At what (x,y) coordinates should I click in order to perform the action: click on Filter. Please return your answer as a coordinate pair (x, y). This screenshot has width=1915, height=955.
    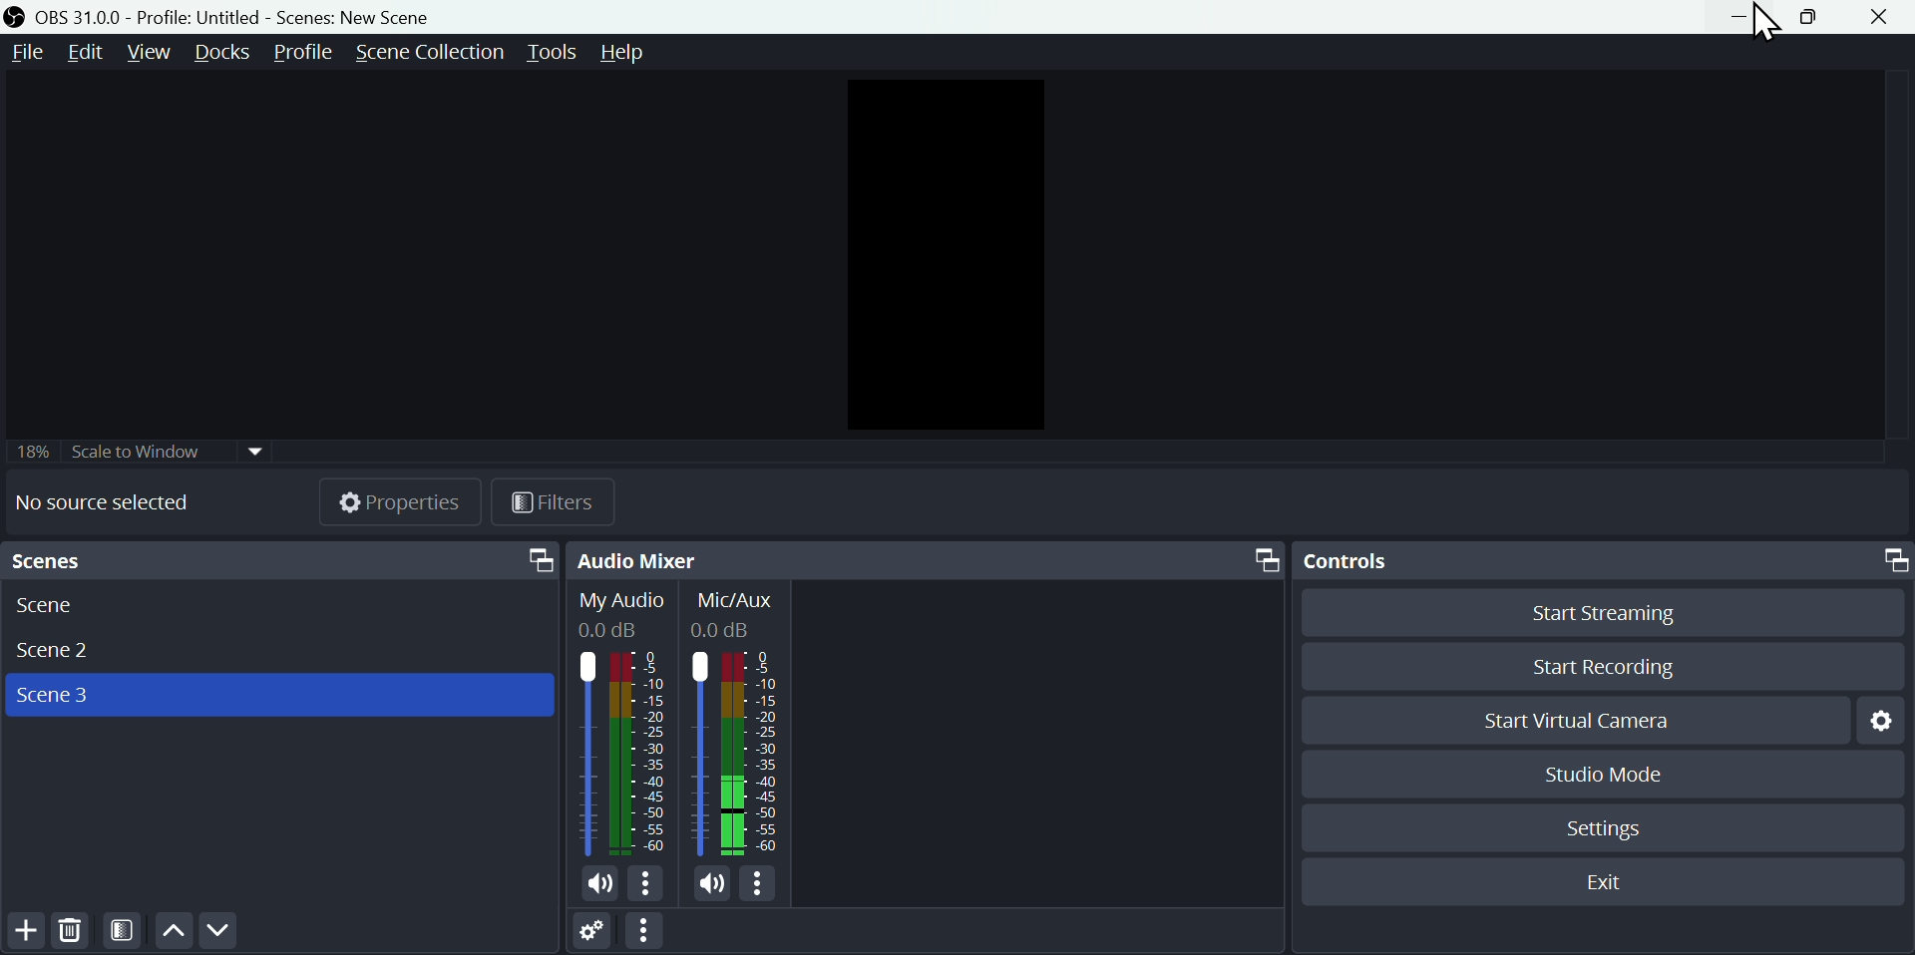
    Looking at the image, I should click on (560, 500).